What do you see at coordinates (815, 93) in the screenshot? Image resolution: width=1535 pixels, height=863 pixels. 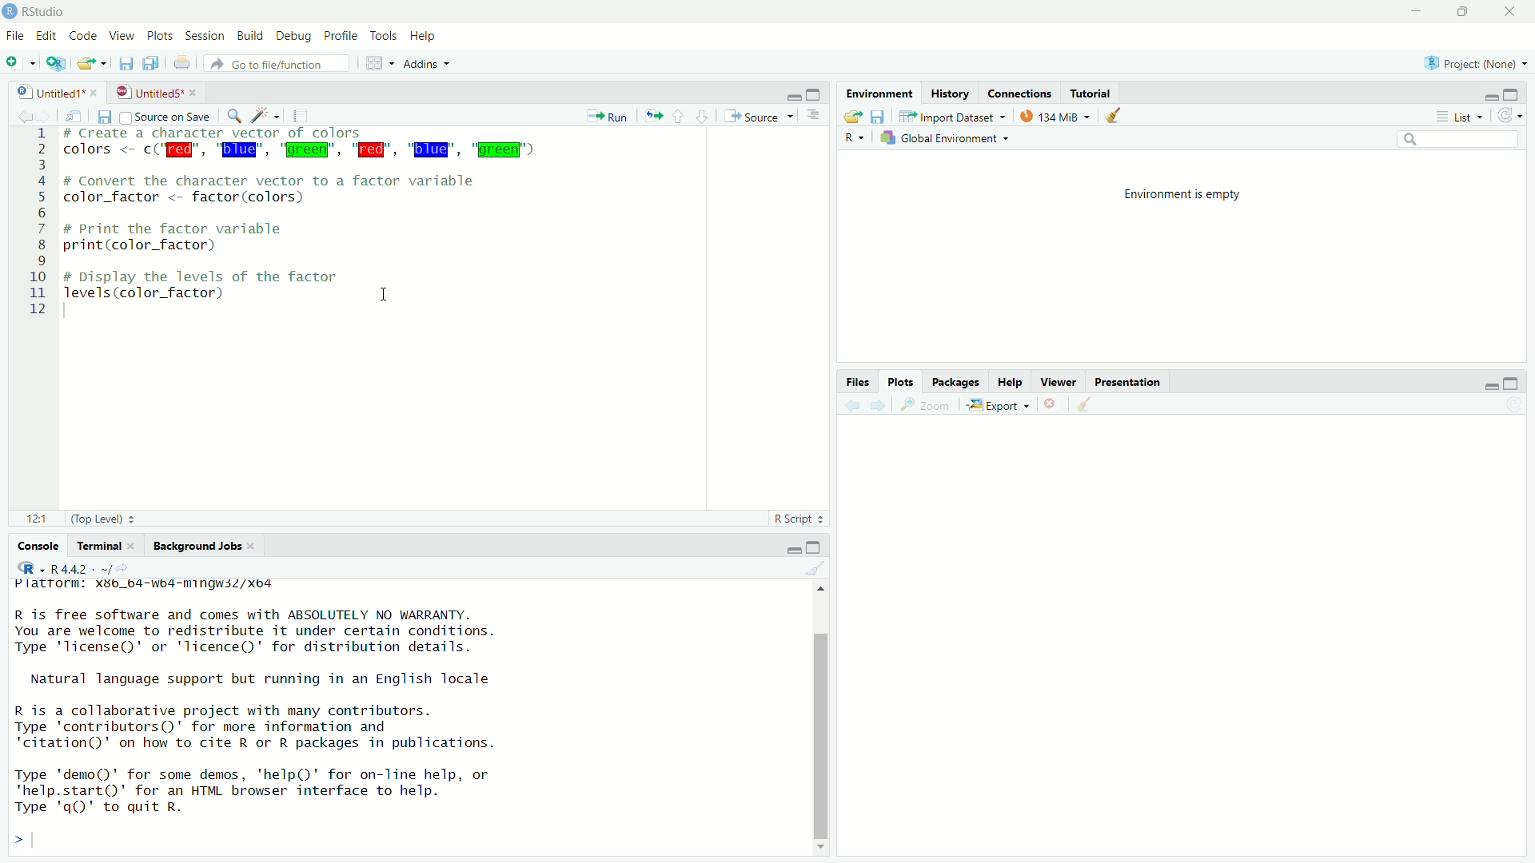 I see `maximize` at bounding box center [815, 93].